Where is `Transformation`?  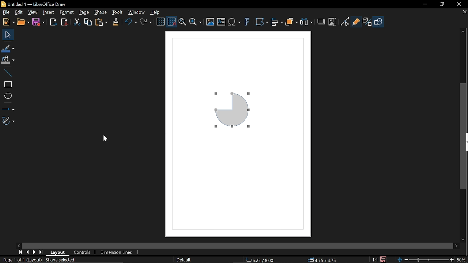
Transformation is located at coordinates (262, 22).